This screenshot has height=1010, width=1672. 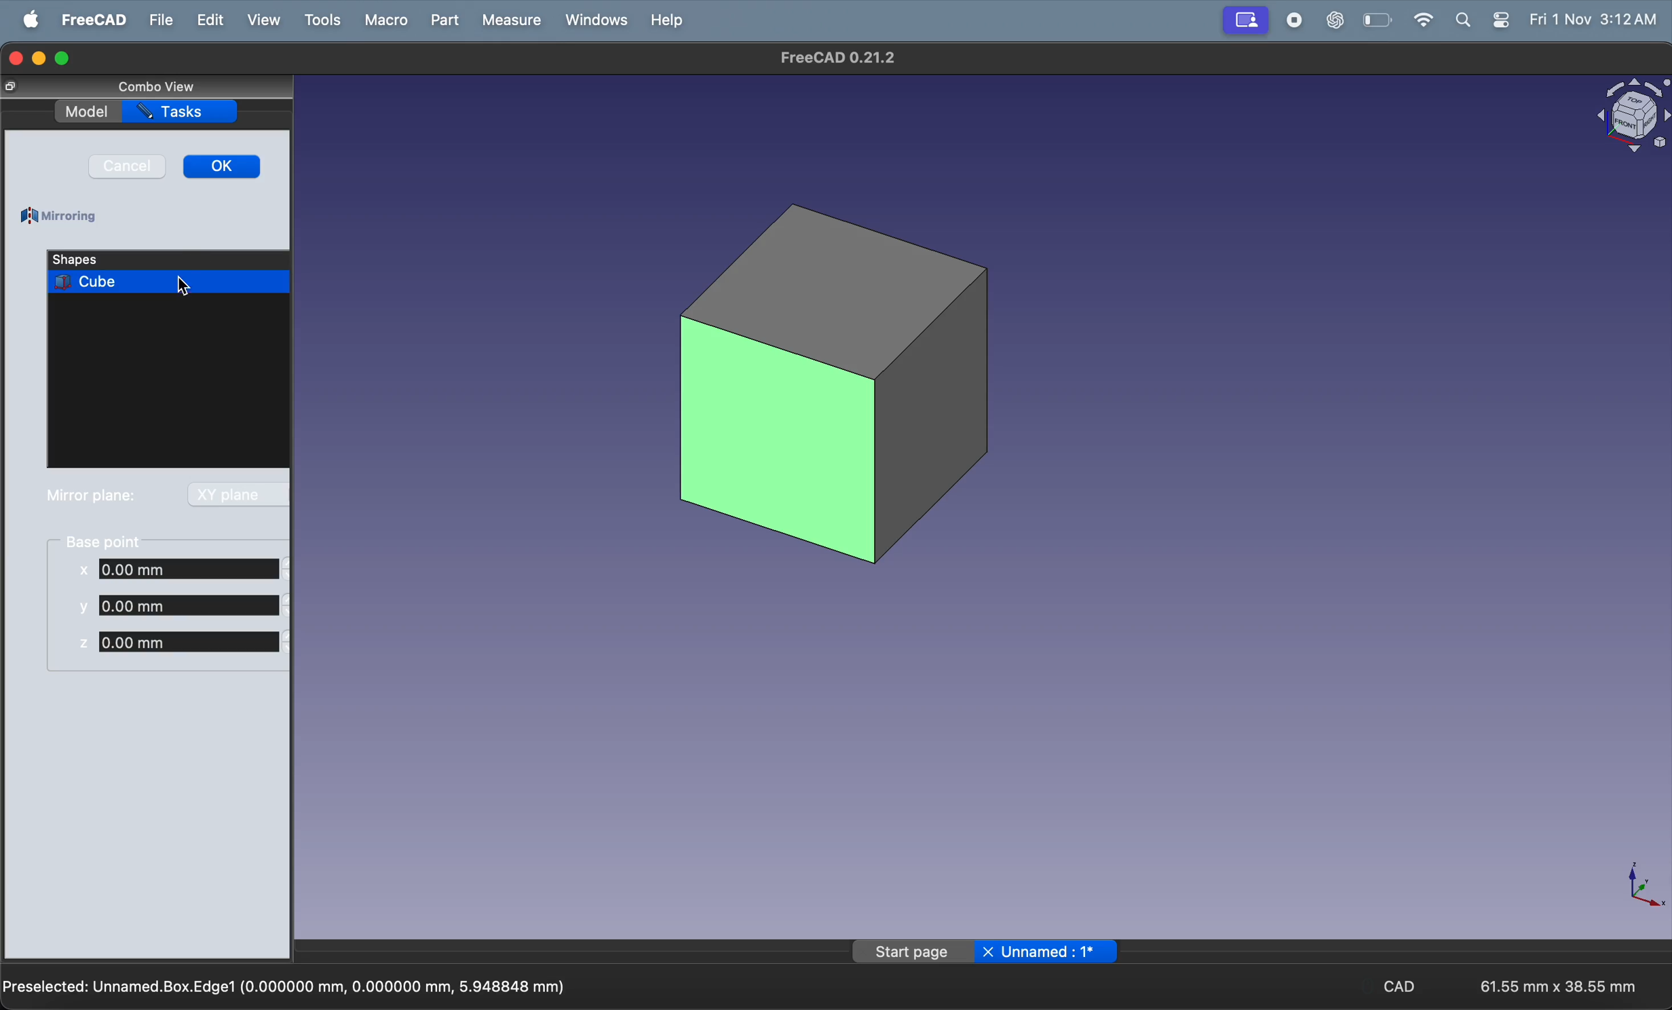 What do you see at coordinates (107, 540) in the screenshot?
I see `base point` at bounding box center [107, 540].